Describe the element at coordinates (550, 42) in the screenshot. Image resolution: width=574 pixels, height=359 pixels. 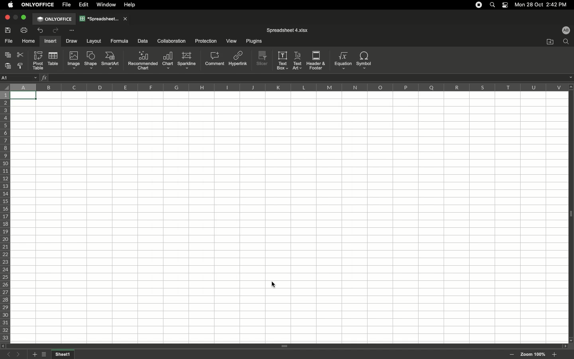
I see `Open file location` at that location.